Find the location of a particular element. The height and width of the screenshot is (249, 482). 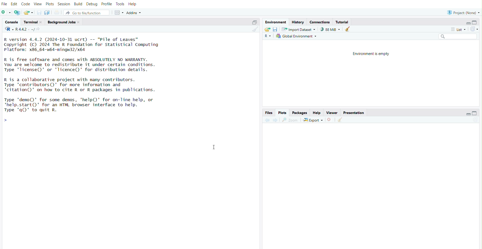

build is located at coordinates (79, 3).